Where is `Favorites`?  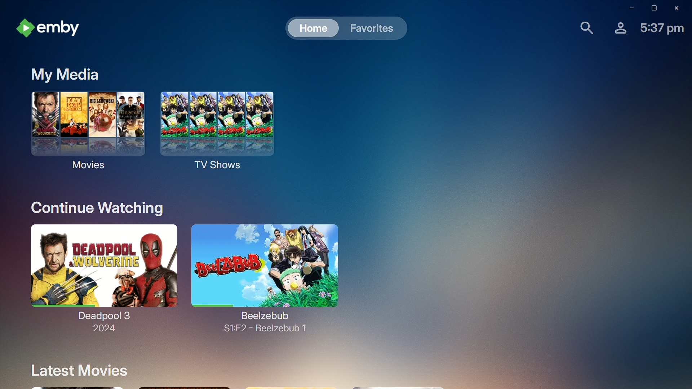
Favorites is located at coordinates (372, 29).